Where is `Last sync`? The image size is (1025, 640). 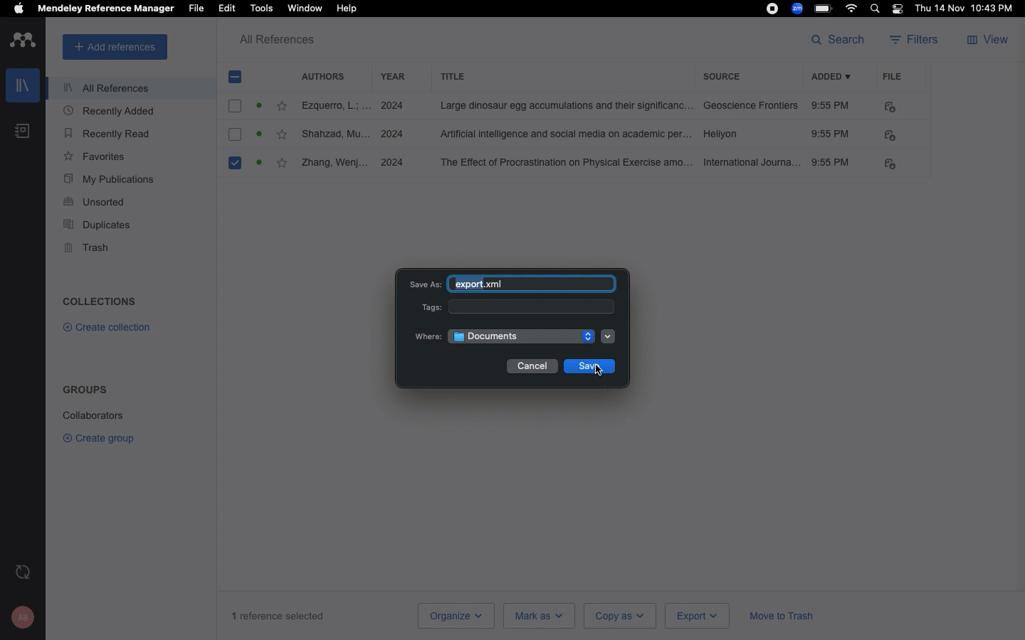 Last sync is located at coordinates (25, 572).